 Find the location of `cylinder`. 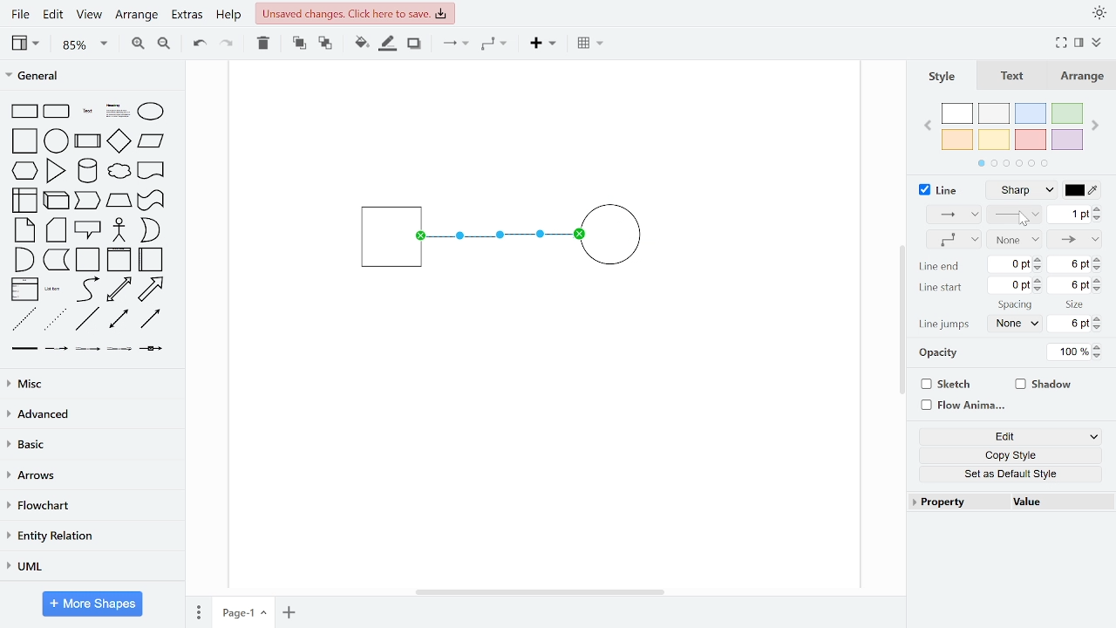

cylinder is located at coordinates (89, 172).